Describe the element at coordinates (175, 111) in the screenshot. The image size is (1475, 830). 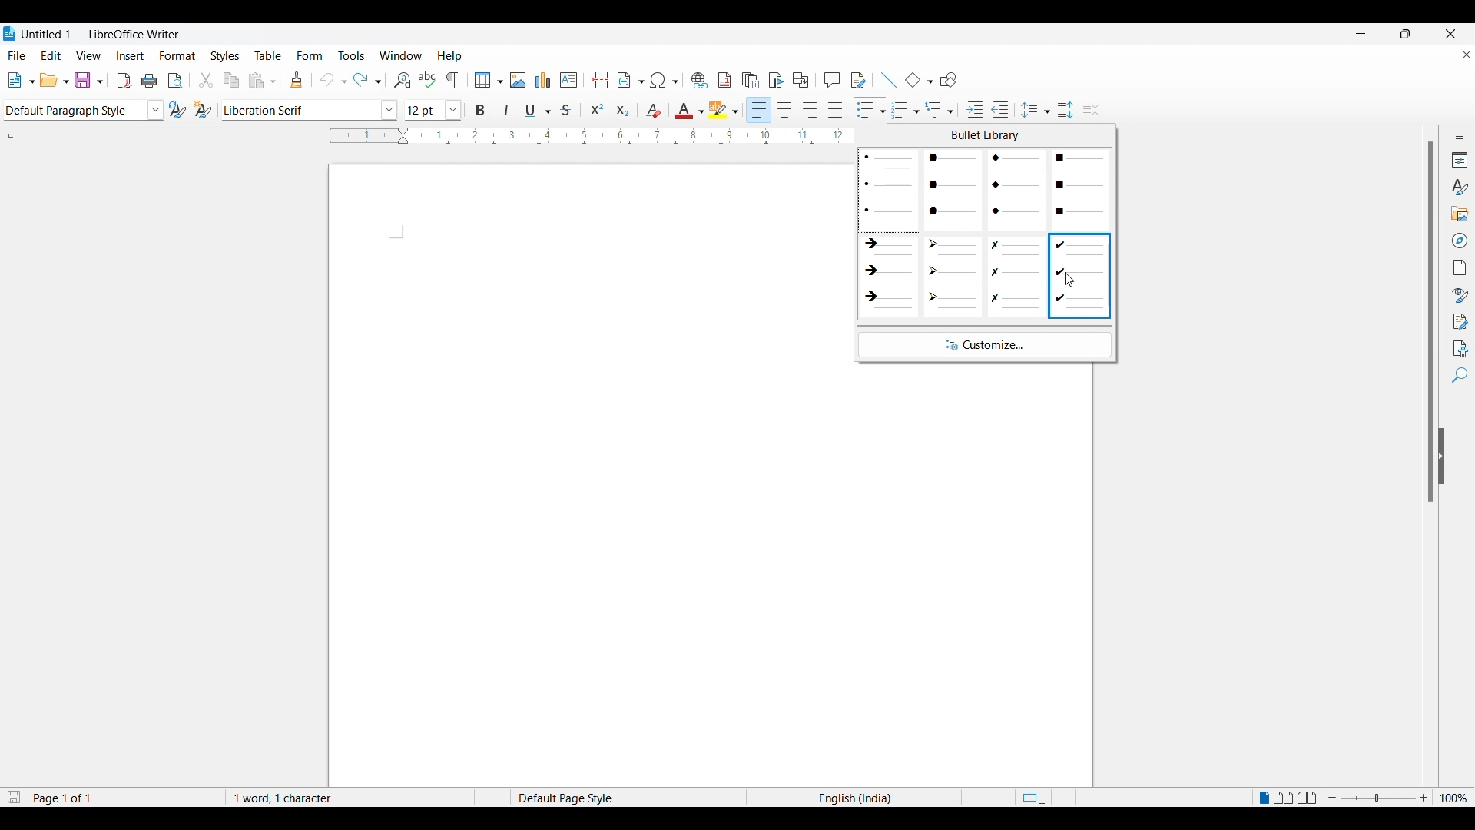
I see `update style` at that location.